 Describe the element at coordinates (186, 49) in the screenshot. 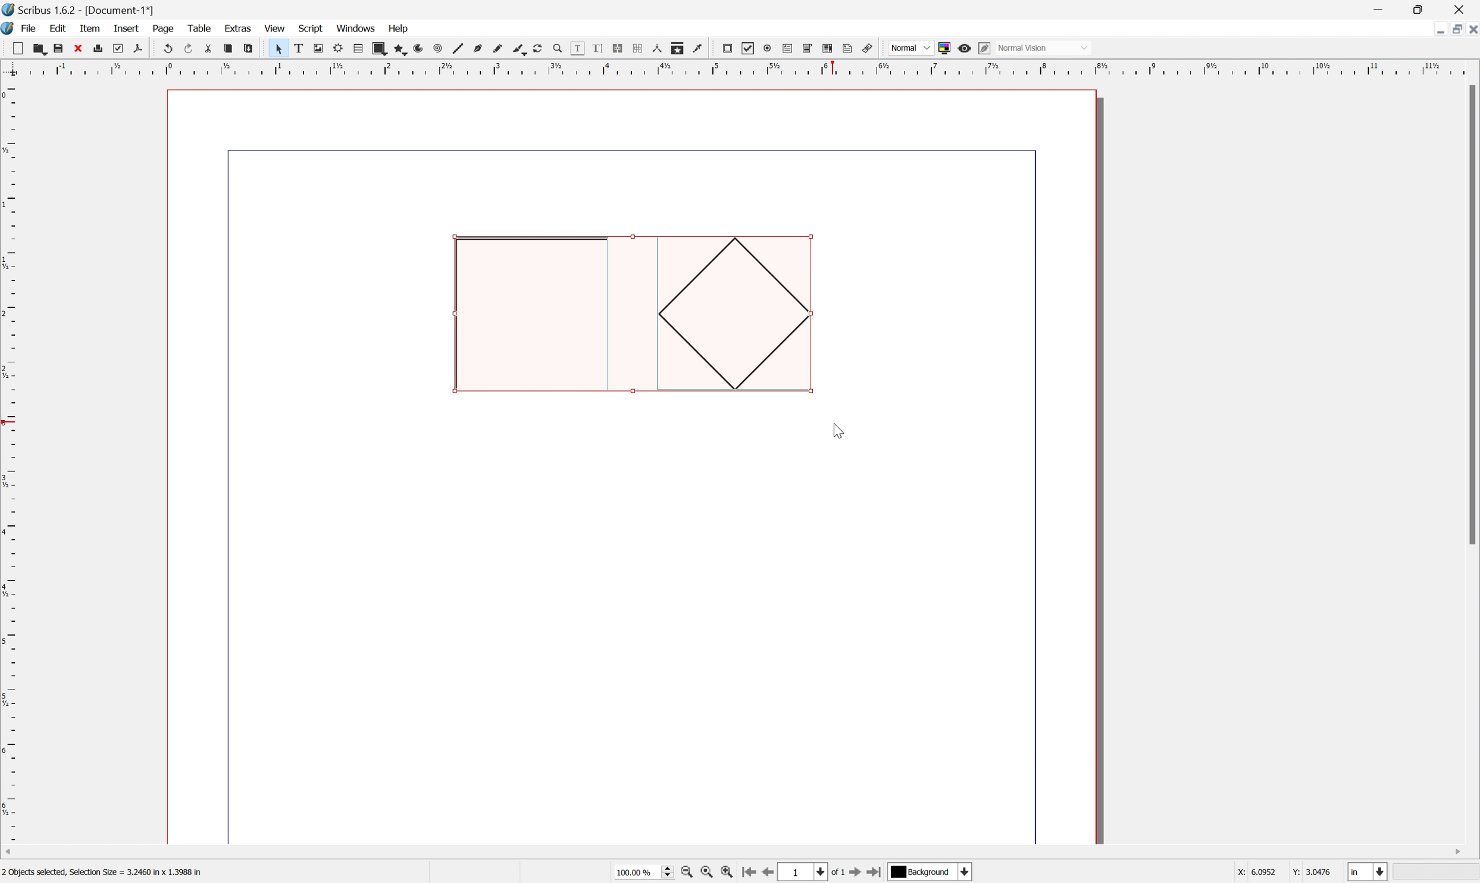

I see `redo` at that location.